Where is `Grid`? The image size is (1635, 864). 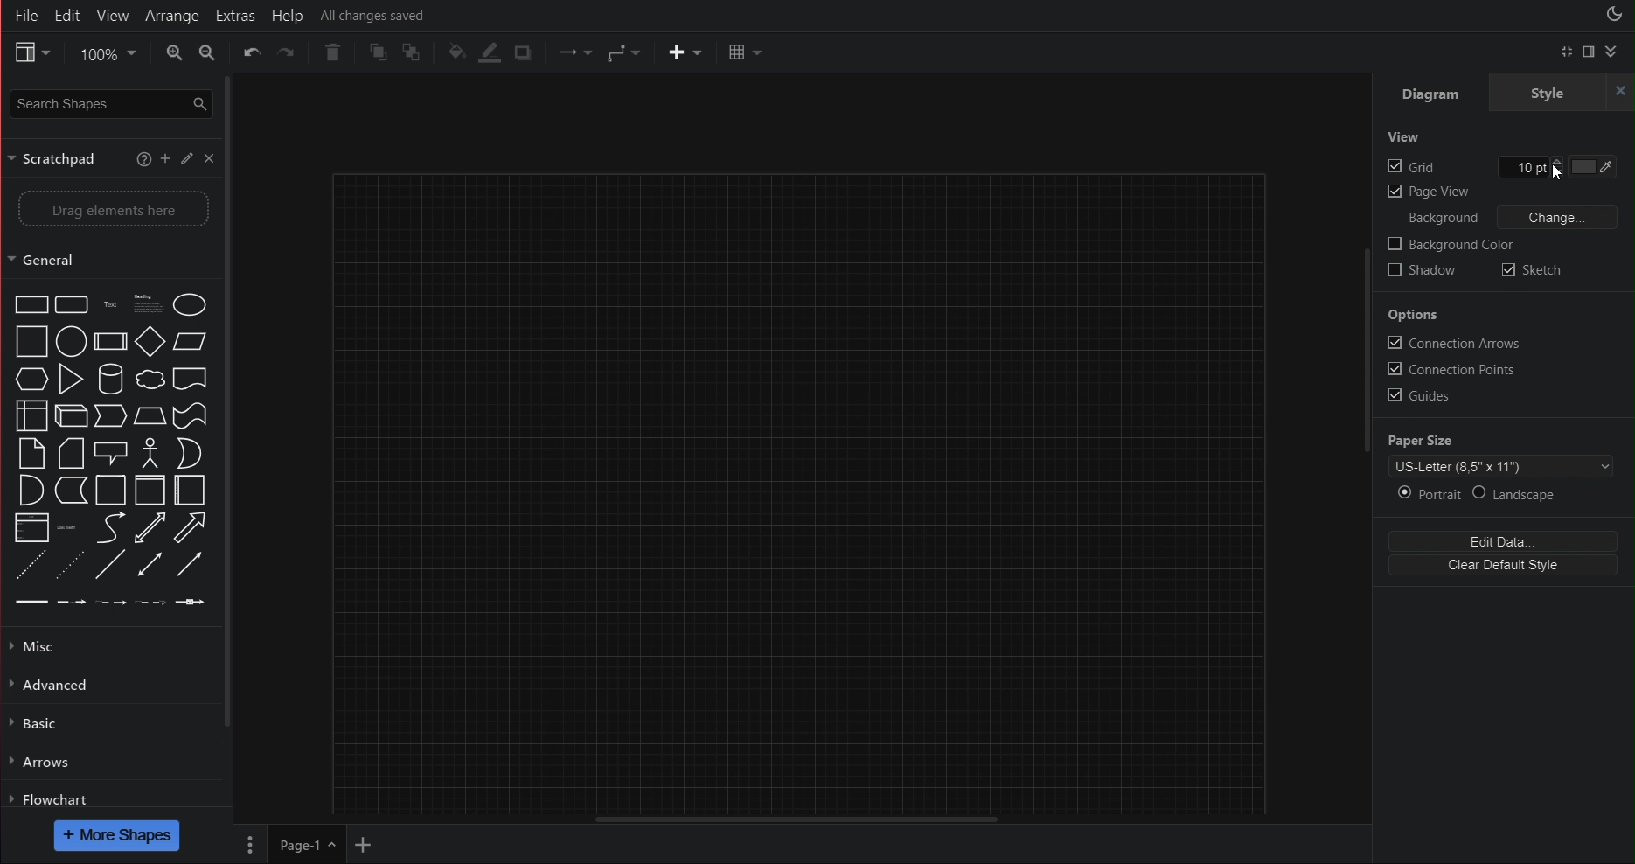 Grid is located at coordinates (1412, 169).